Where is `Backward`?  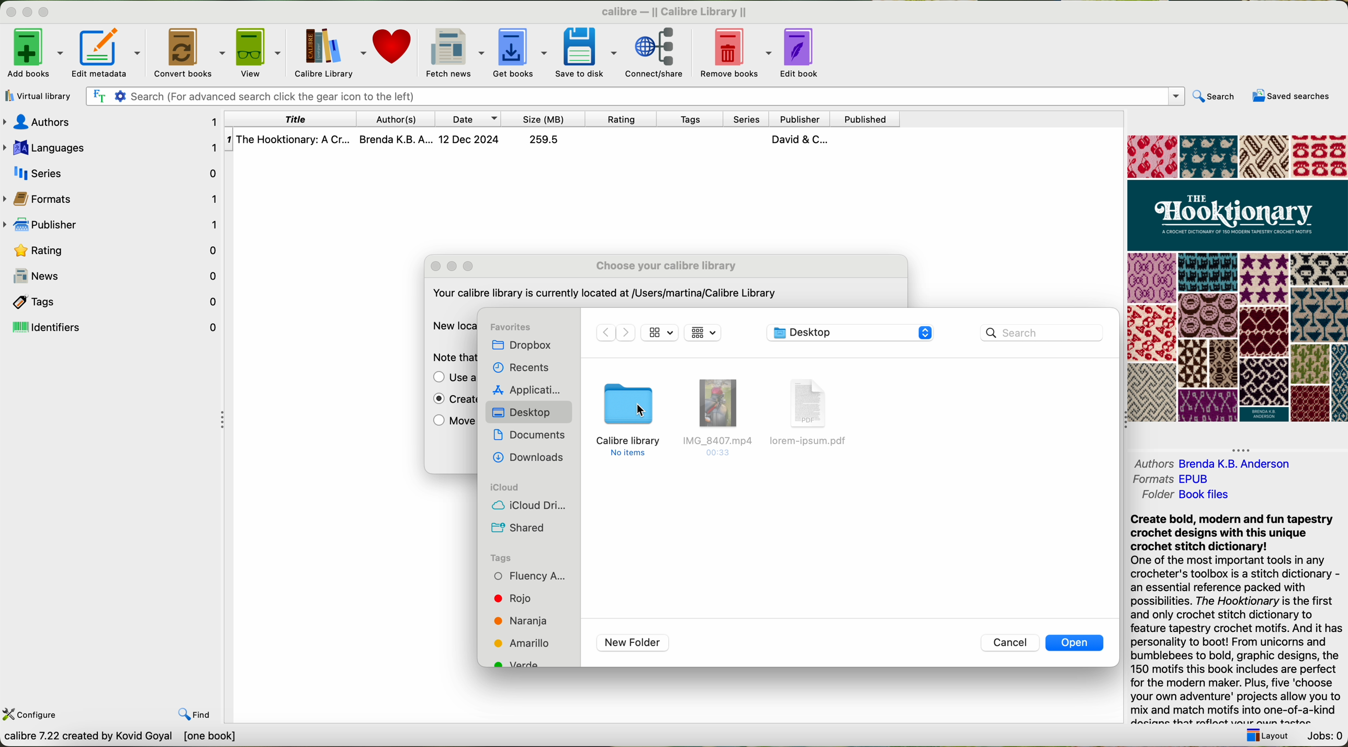 Backward is located at coordinates (606, 332).